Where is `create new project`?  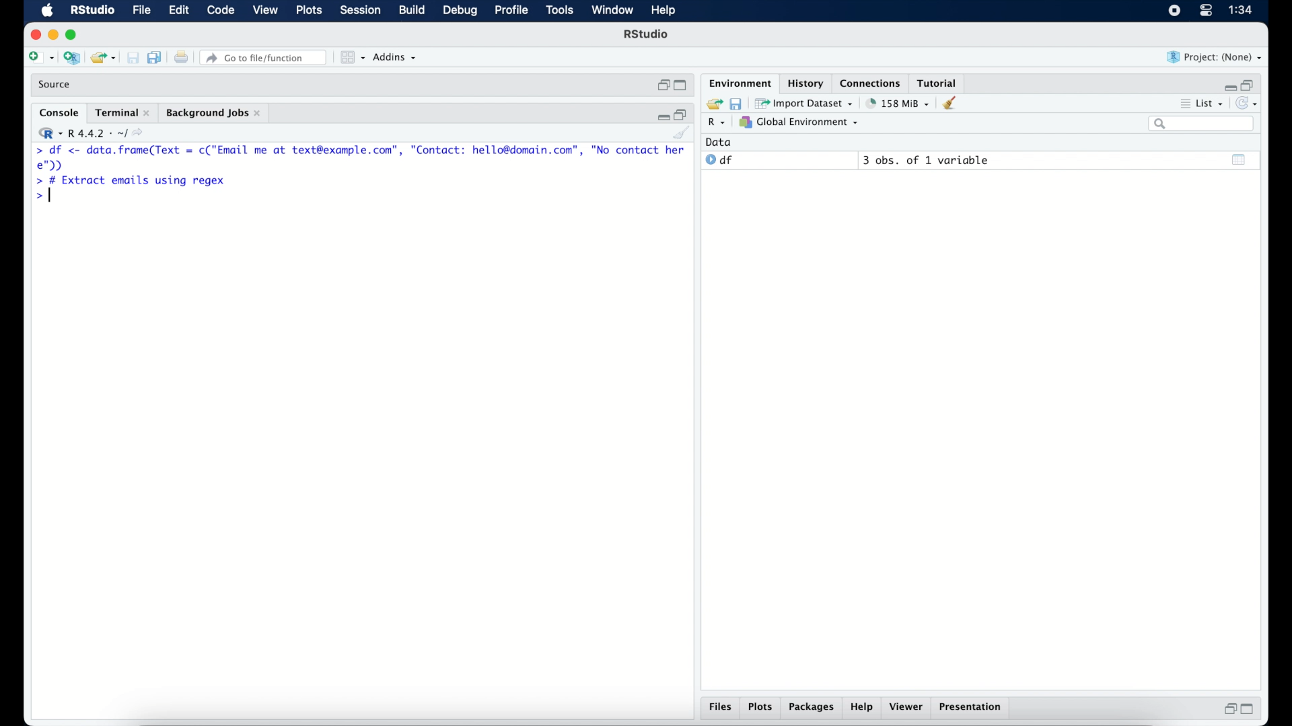
create new project is located at coordinates (71, 57).